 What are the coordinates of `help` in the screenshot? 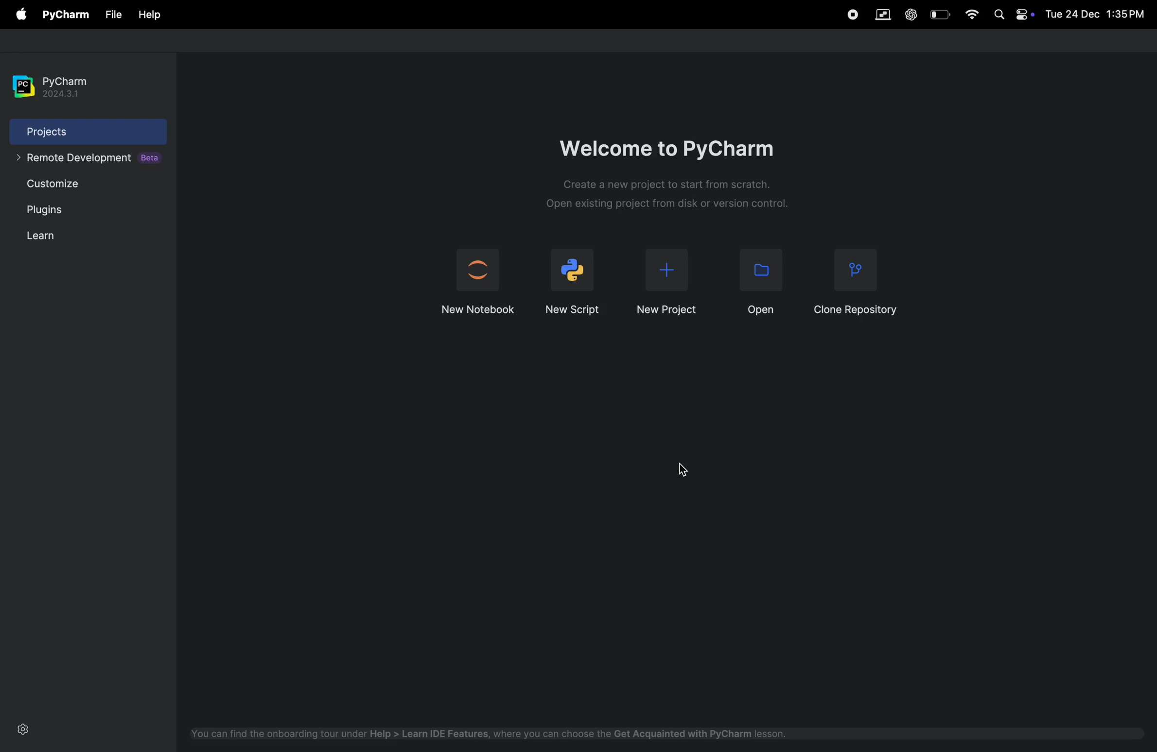 It's located at (150, 16).